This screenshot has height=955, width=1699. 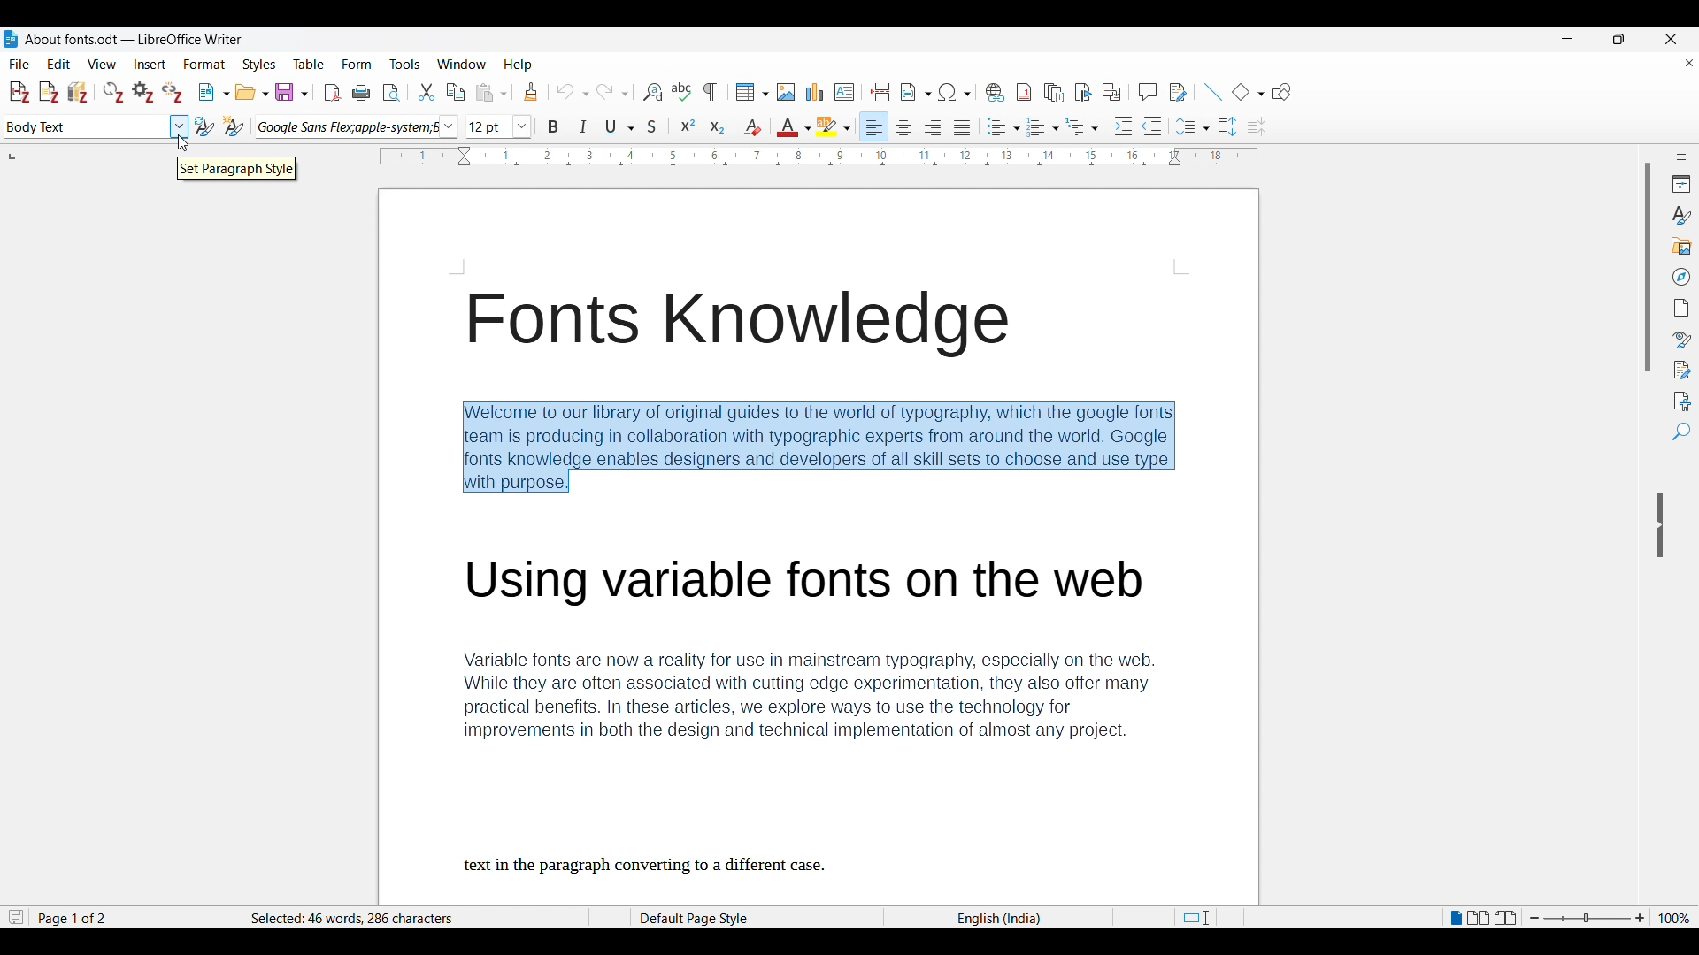 What do you see at coordinates (1682, 371) in the screenshot?
I see `Manage changes` at bounding box center [1682, 371].